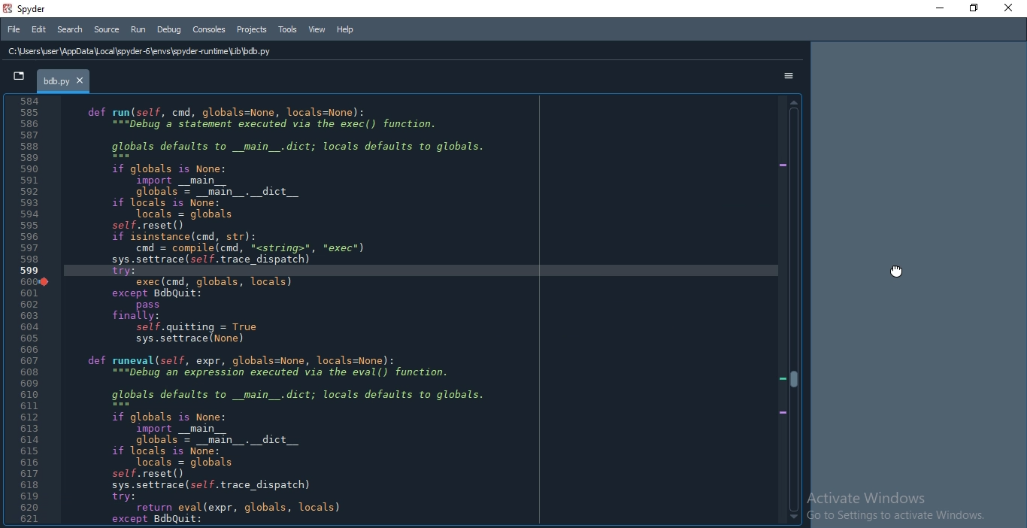 The height and width of the screenshot is (528, 1027). What do you see at coordinates (938, 10) in the screenshot?
I see `minimise` at bounding box center [938, 10].